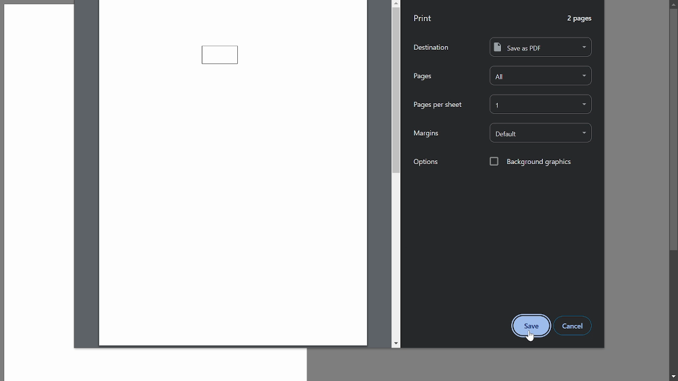 This screenshot has width=678, height=381. What do you see at coordinates (542, 77) in the screenshot?
I see `all` at bounding box center [542, 77].